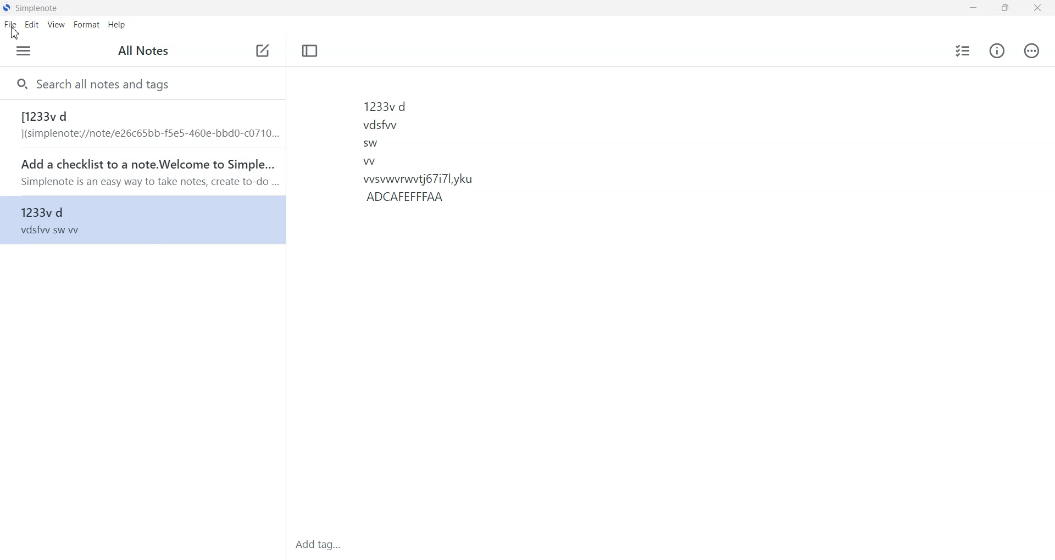  Describe the element at coordinates (262, 51) in the screenshot. I see `Add note` at that location.